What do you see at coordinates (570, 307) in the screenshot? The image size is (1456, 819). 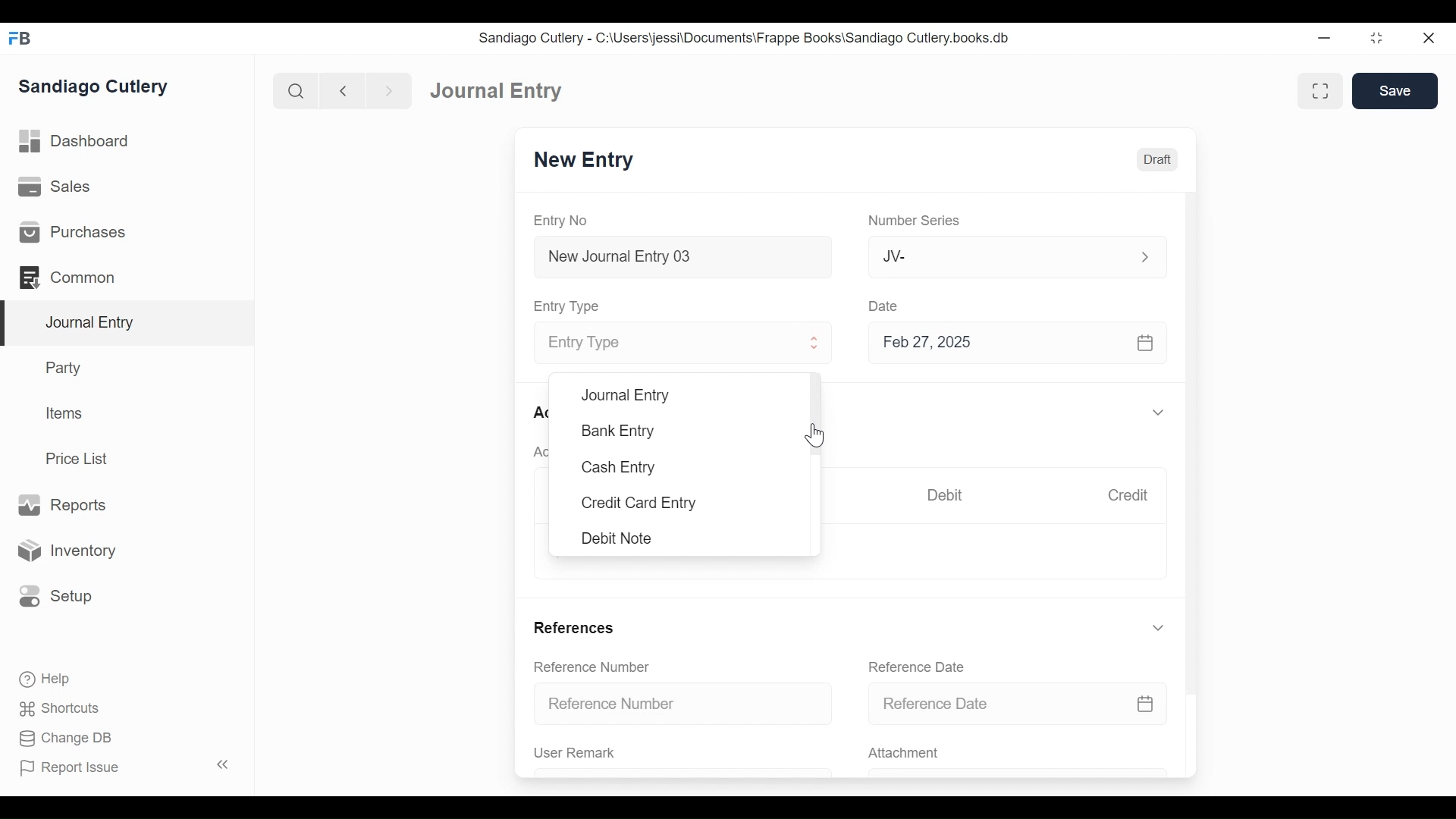 I see `Entry Type` at bounding box center [570, 307].